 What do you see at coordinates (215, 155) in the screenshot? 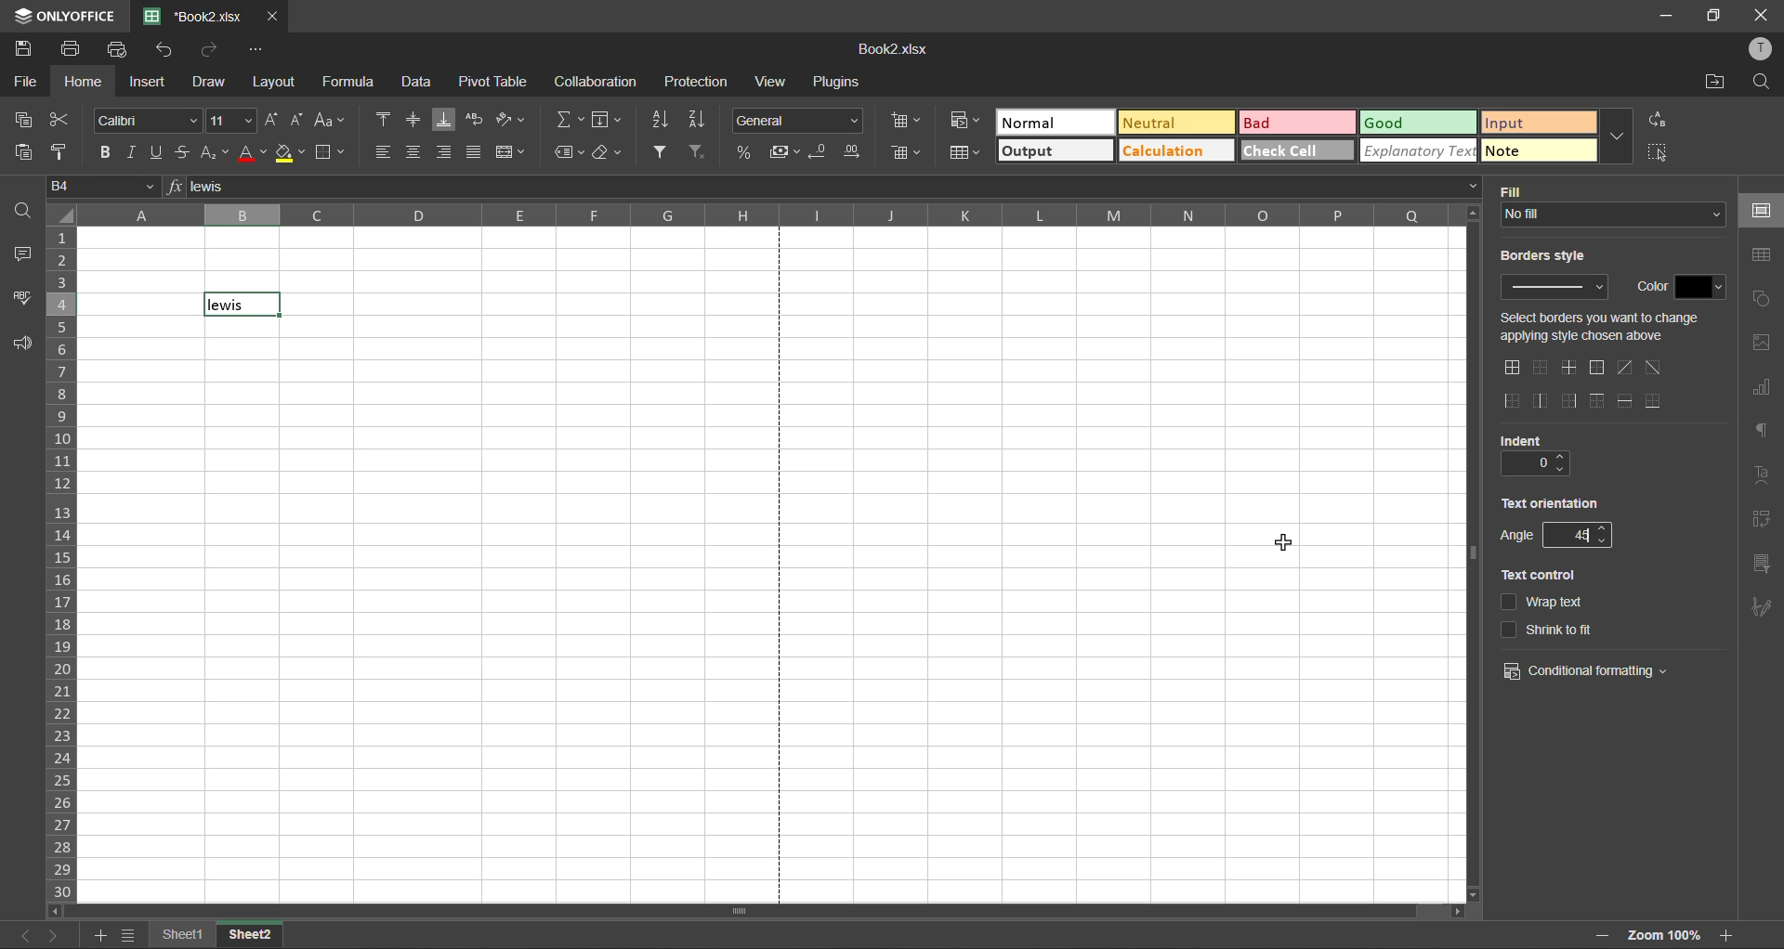
I see `sub/superscript` at bounding box center [215, 155].